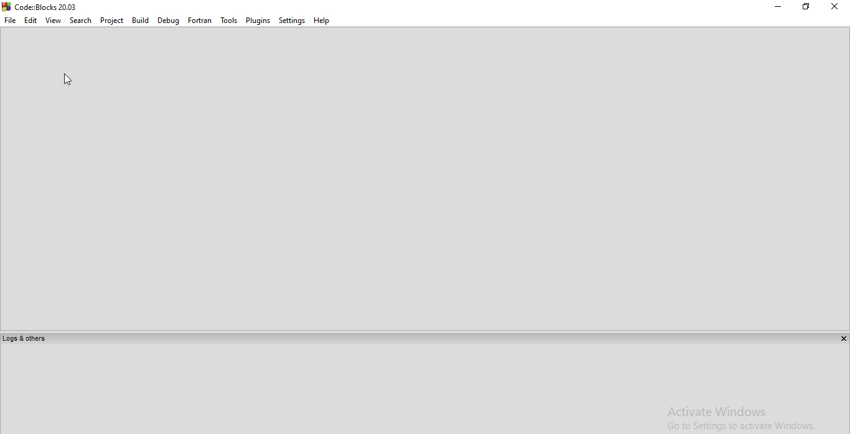 Image resolution: width=850 pixels, height=434 pixels. What do you see at coordinates (835, 7) in the screenshot?
I see `Close` at bounding box center [835, 7].